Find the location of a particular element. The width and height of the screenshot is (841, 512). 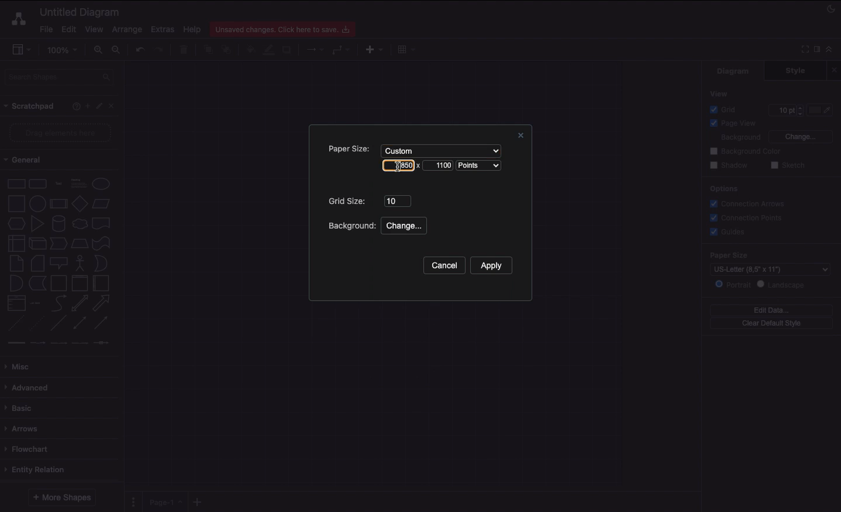

Parallelogram is located at coordinates (102, 204).